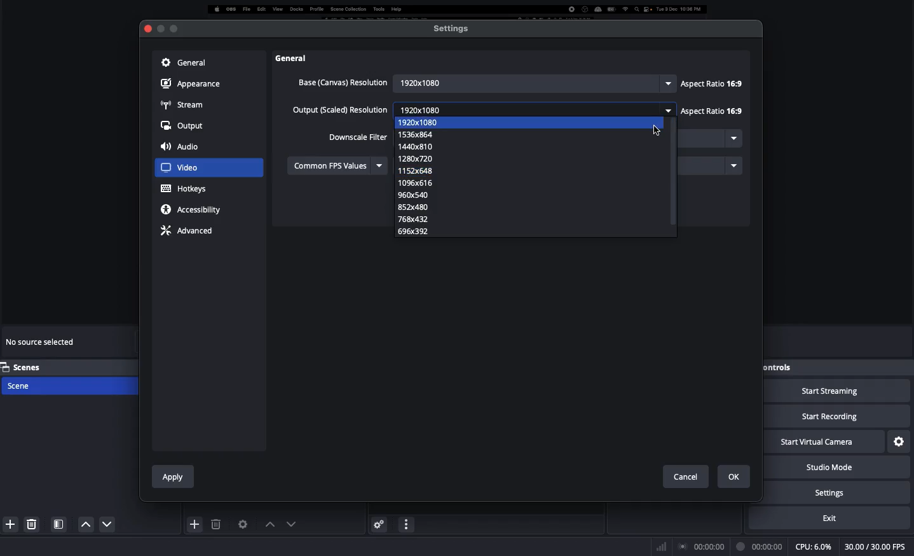 The image size is (914, 556). Describe the element at coordinates (194, 83) in the screenshot. I see `Appearance` at that location.